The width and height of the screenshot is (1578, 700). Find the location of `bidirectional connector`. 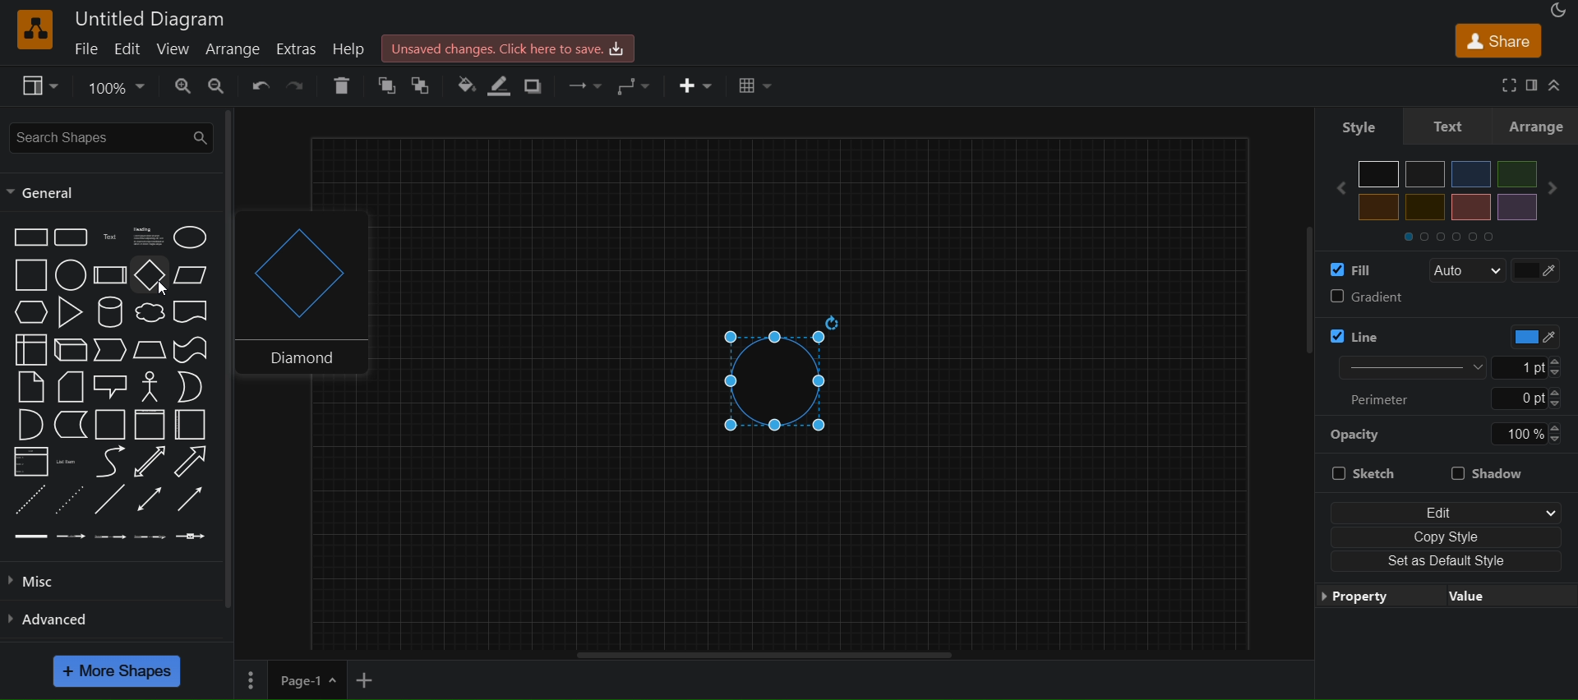

bidirectional connector is located at coordinates (152, 499).